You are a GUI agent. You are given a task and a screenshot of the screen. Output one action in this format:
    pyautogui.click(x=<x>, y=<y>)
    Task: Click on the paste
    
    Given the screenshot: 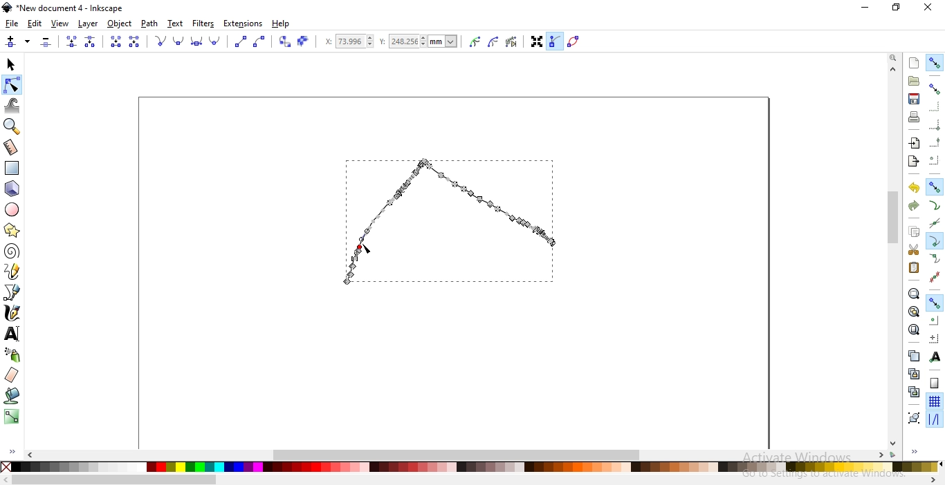 What is the action you would take?
    pyautogui.click(x=913, y=267)
    